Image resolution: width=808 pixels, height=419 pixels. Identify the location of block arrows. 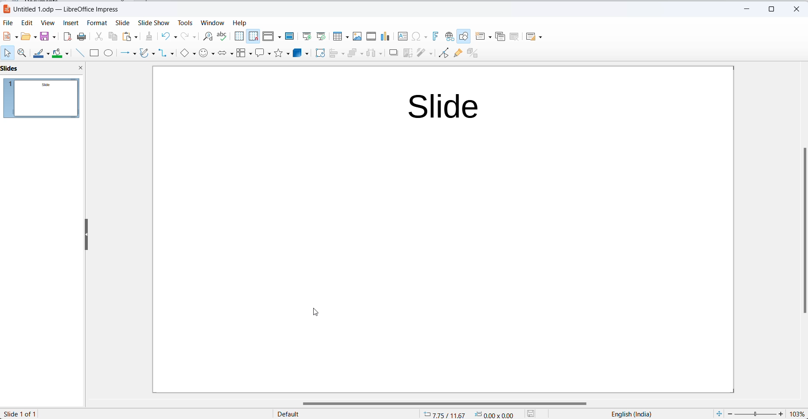
(225, 54).